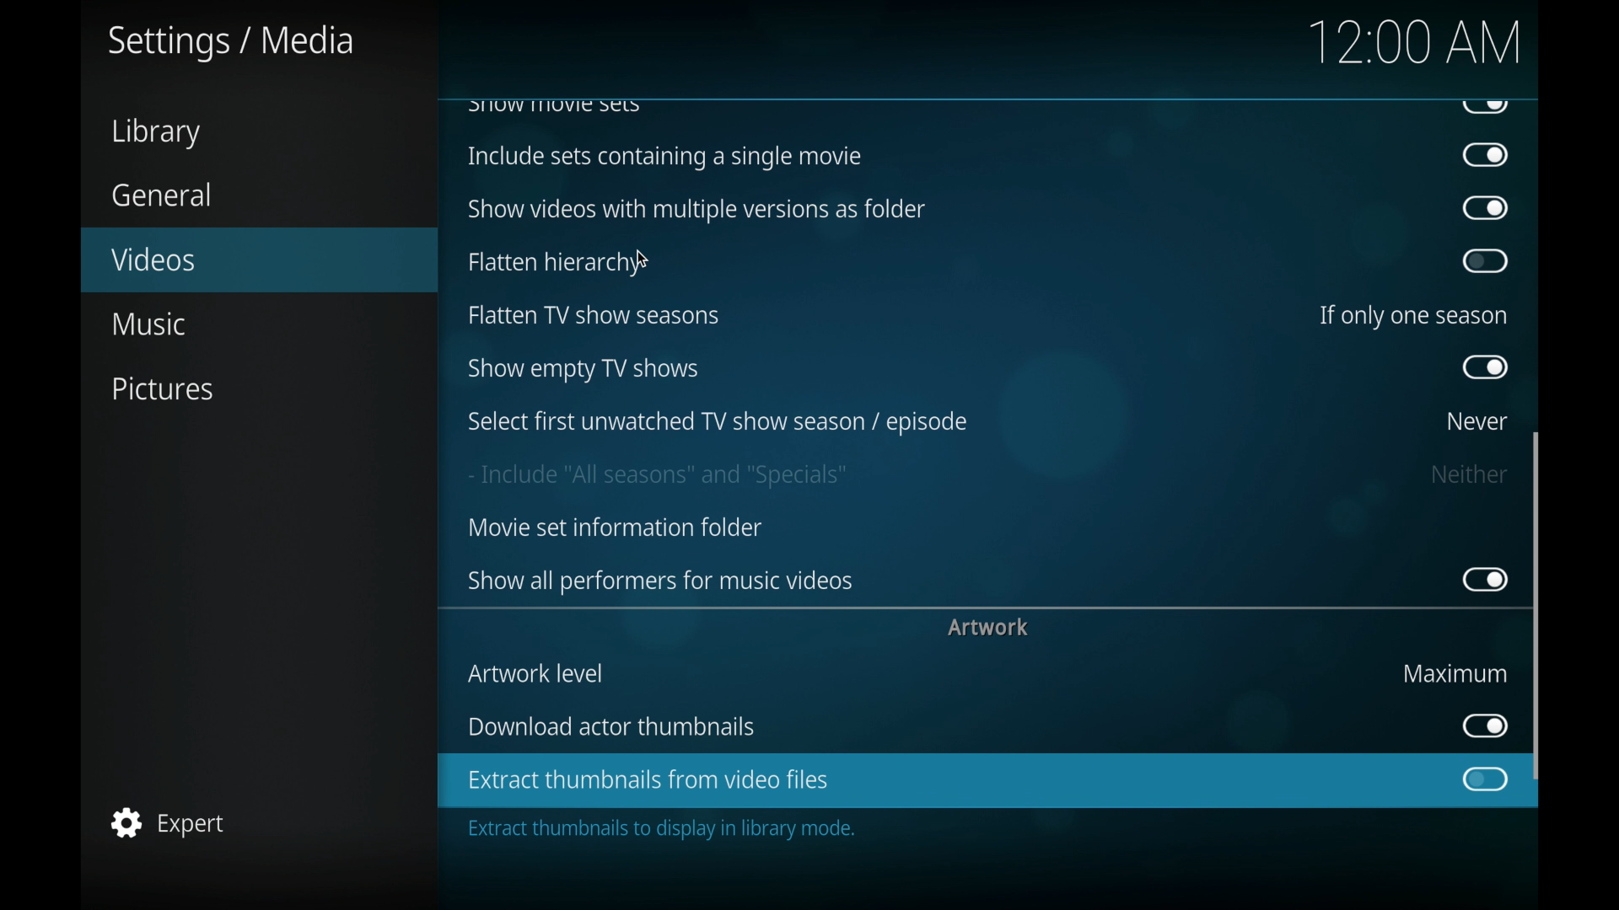 This screenshot has width=1619, height=910. What do you see at coordinates (595, 316) in the screenshot?
I see `flatten tv show seasons` at bounding box center [595, 316].